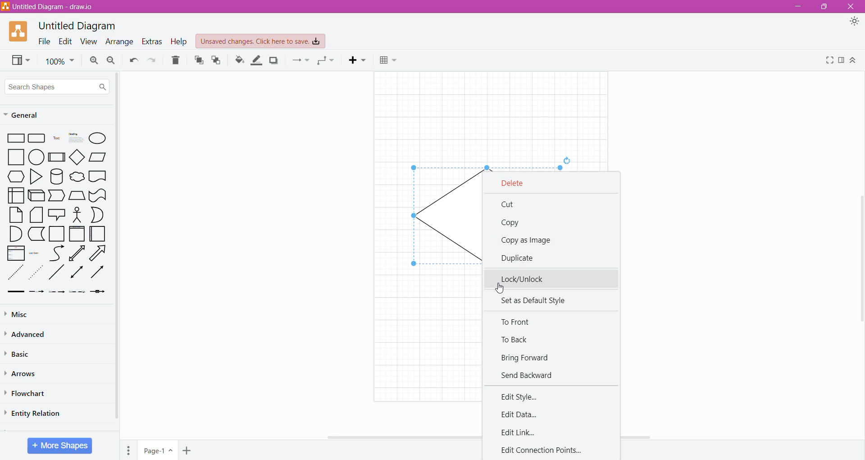 The image size is (865, 460). Describe the element at coordinates (176, 60) in the screenshot. I see `Delete` at that location.